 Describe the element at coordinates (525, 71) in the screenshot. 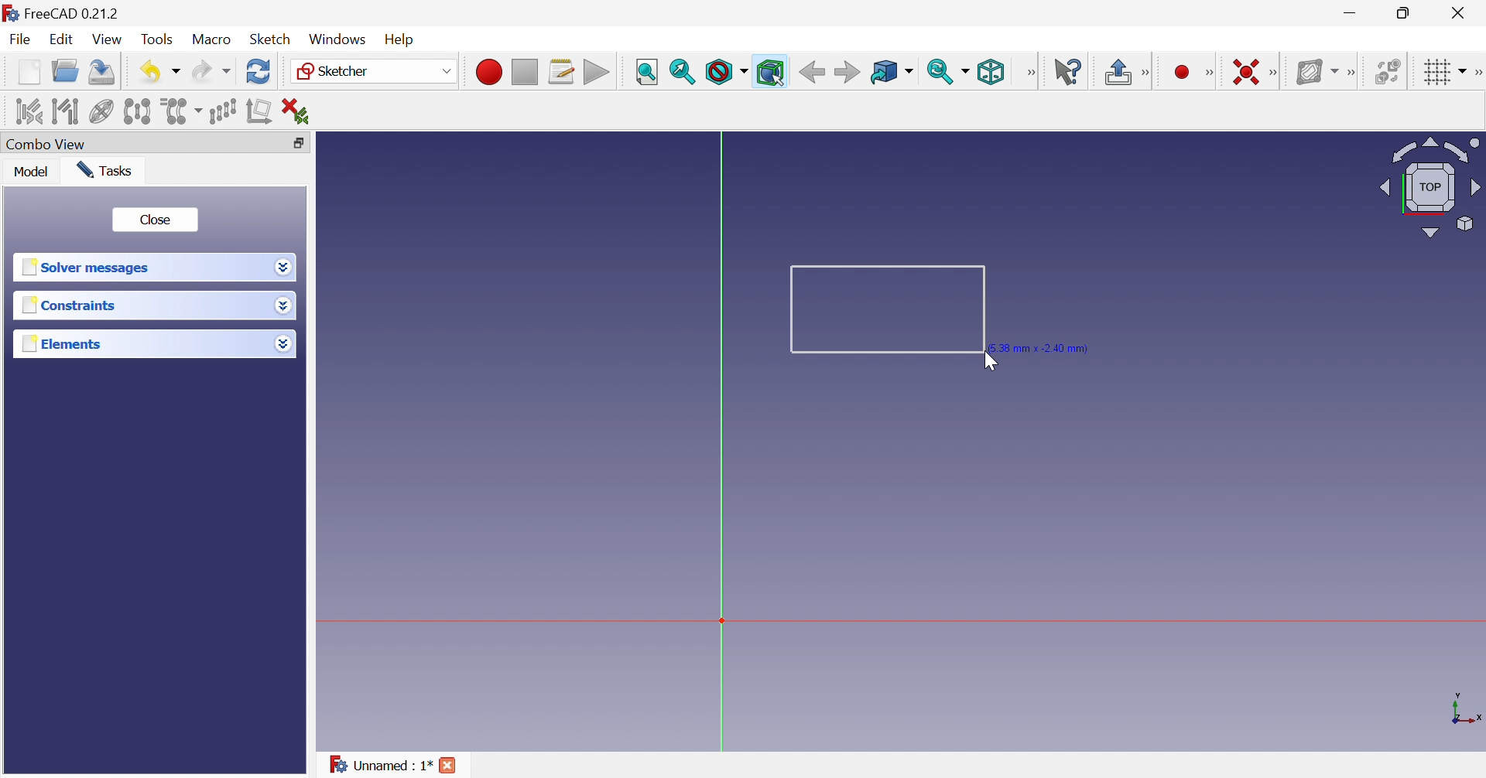

I see `Stop macro recording` at that location.